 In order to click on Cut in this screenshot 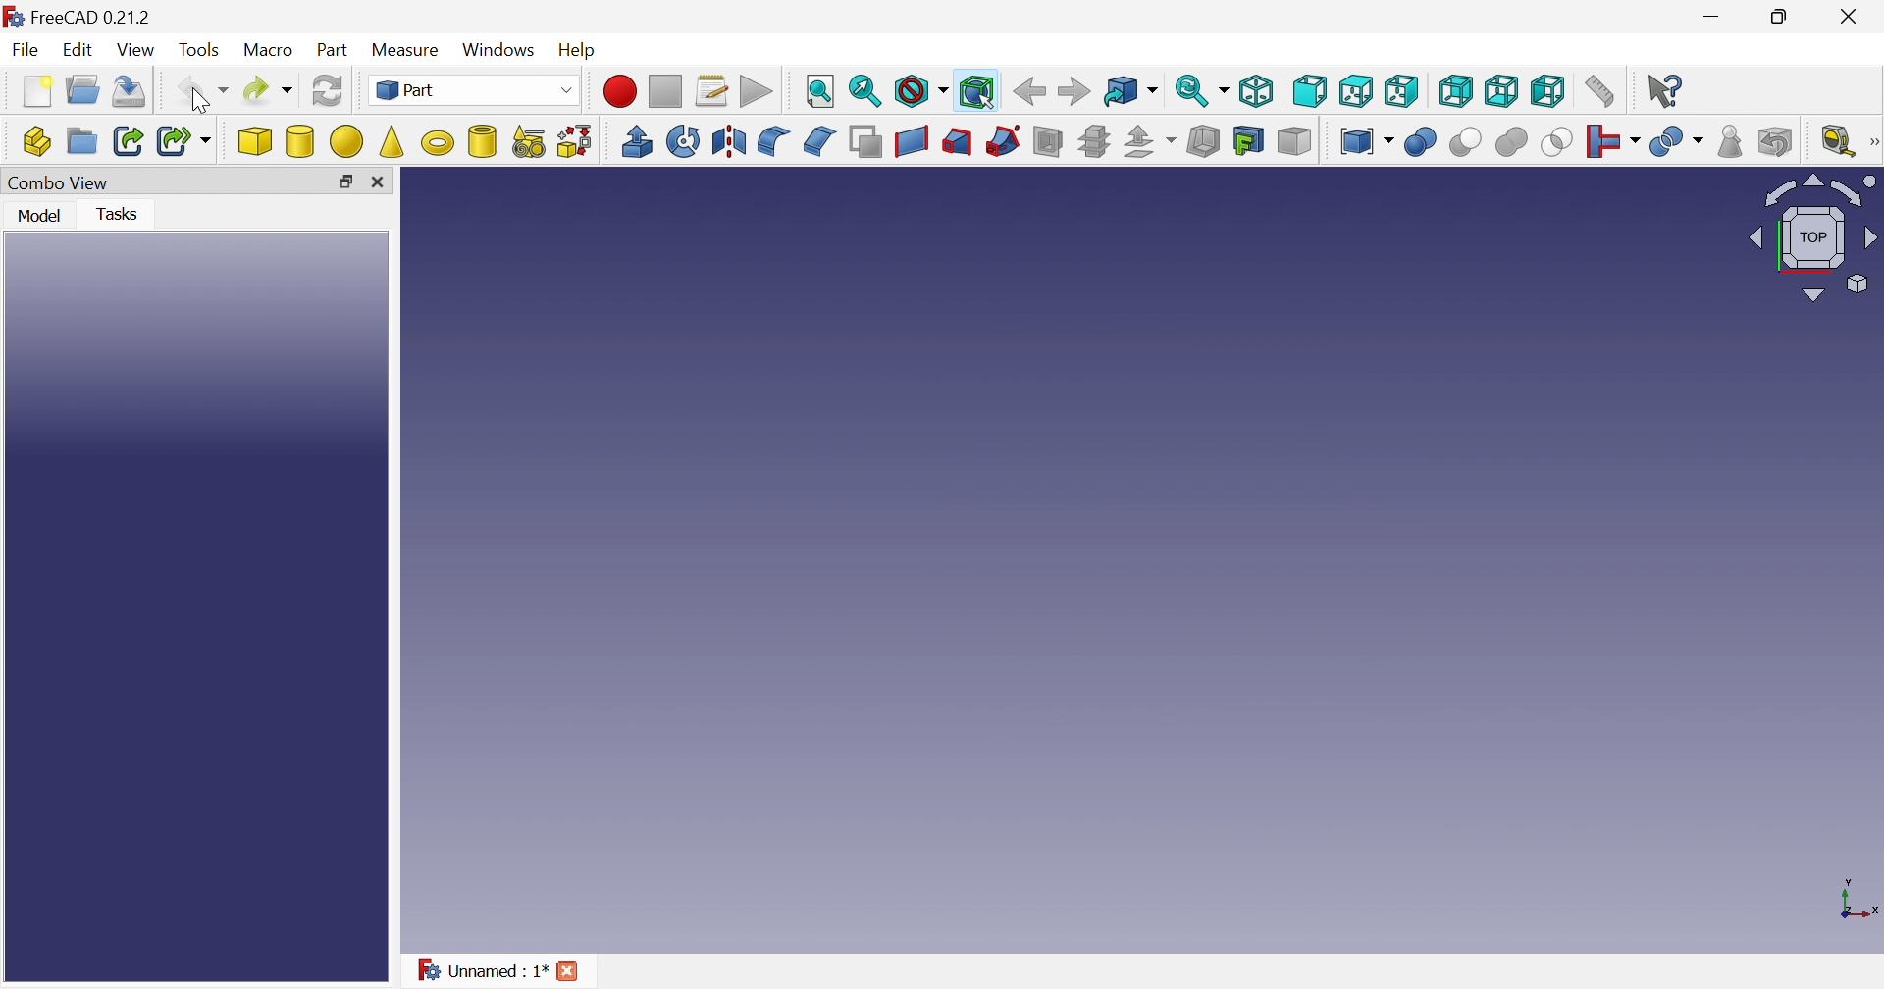, I will do `click(1466, 144)`.